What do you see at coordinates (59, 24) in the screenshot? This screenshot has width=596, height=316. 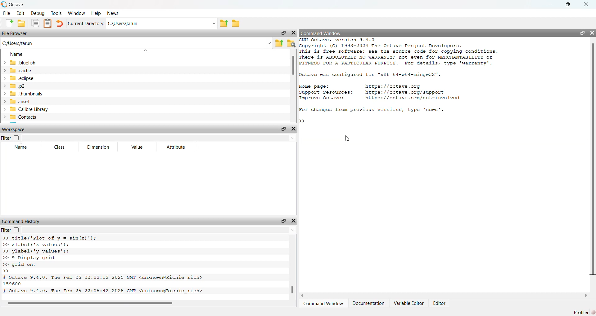 I see `undo` at bounding box center [59, 24].